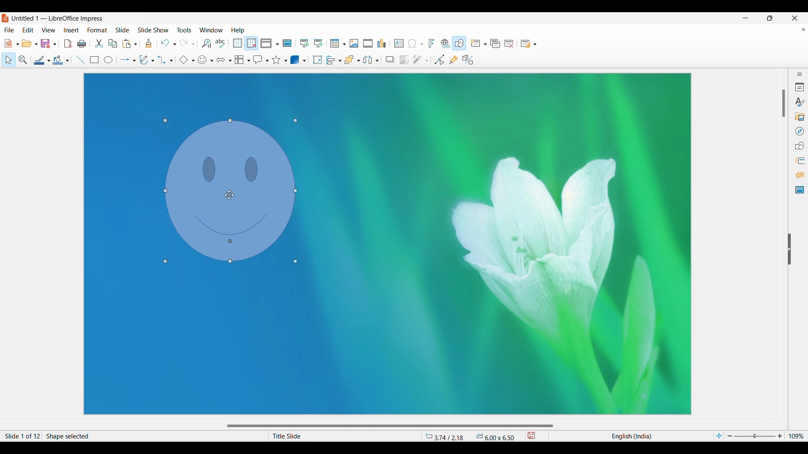 The image size is (808, 454). Describe the element at coordinates (454, 60) in the screenshot. I see `Show gluepoint functions` at that location.